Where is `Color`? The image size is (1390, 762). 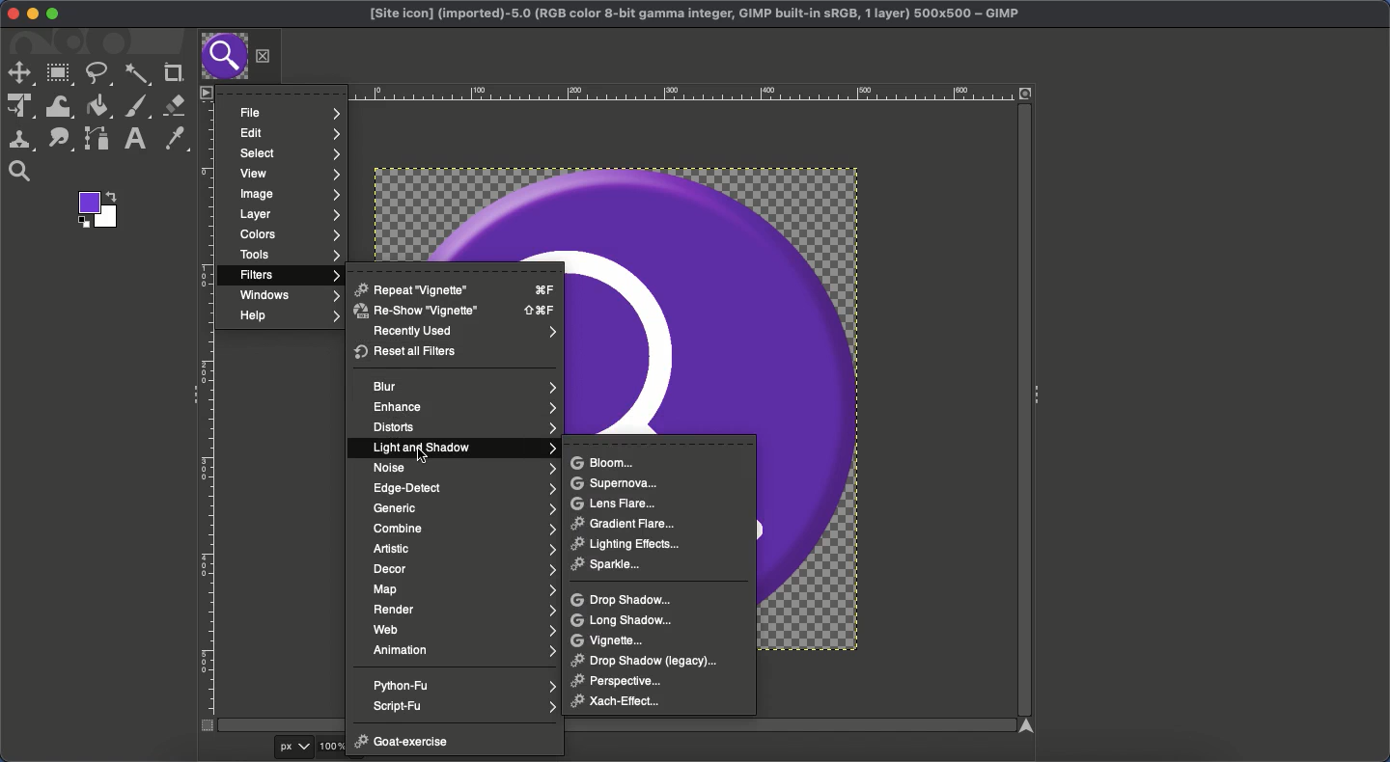
Color is located at coordinates (96, 209).